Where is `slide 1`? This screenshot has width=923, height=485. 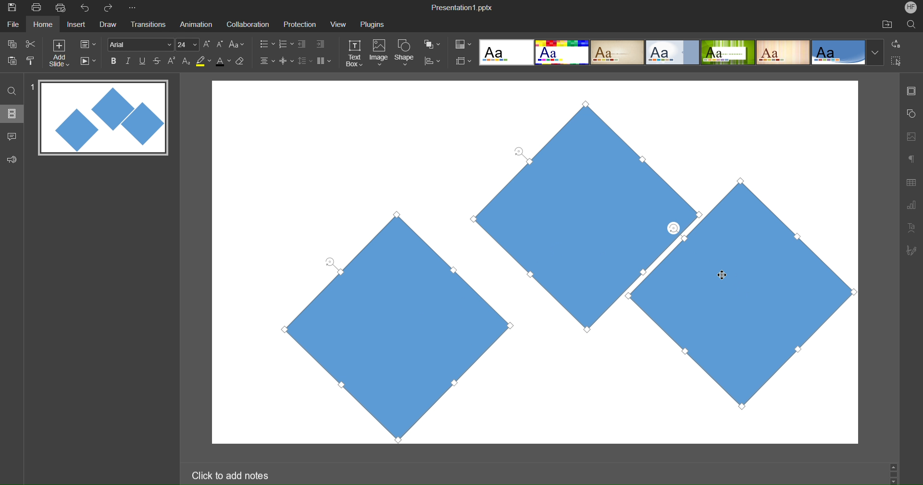
slide 1 is located at coordinates (100, 119).